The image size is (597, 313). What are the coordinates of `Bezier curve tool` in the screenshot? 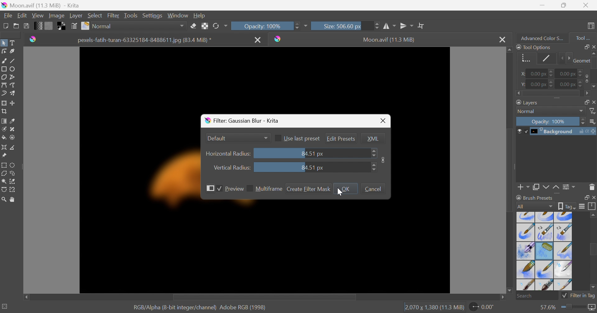 It's located at (4, 85).